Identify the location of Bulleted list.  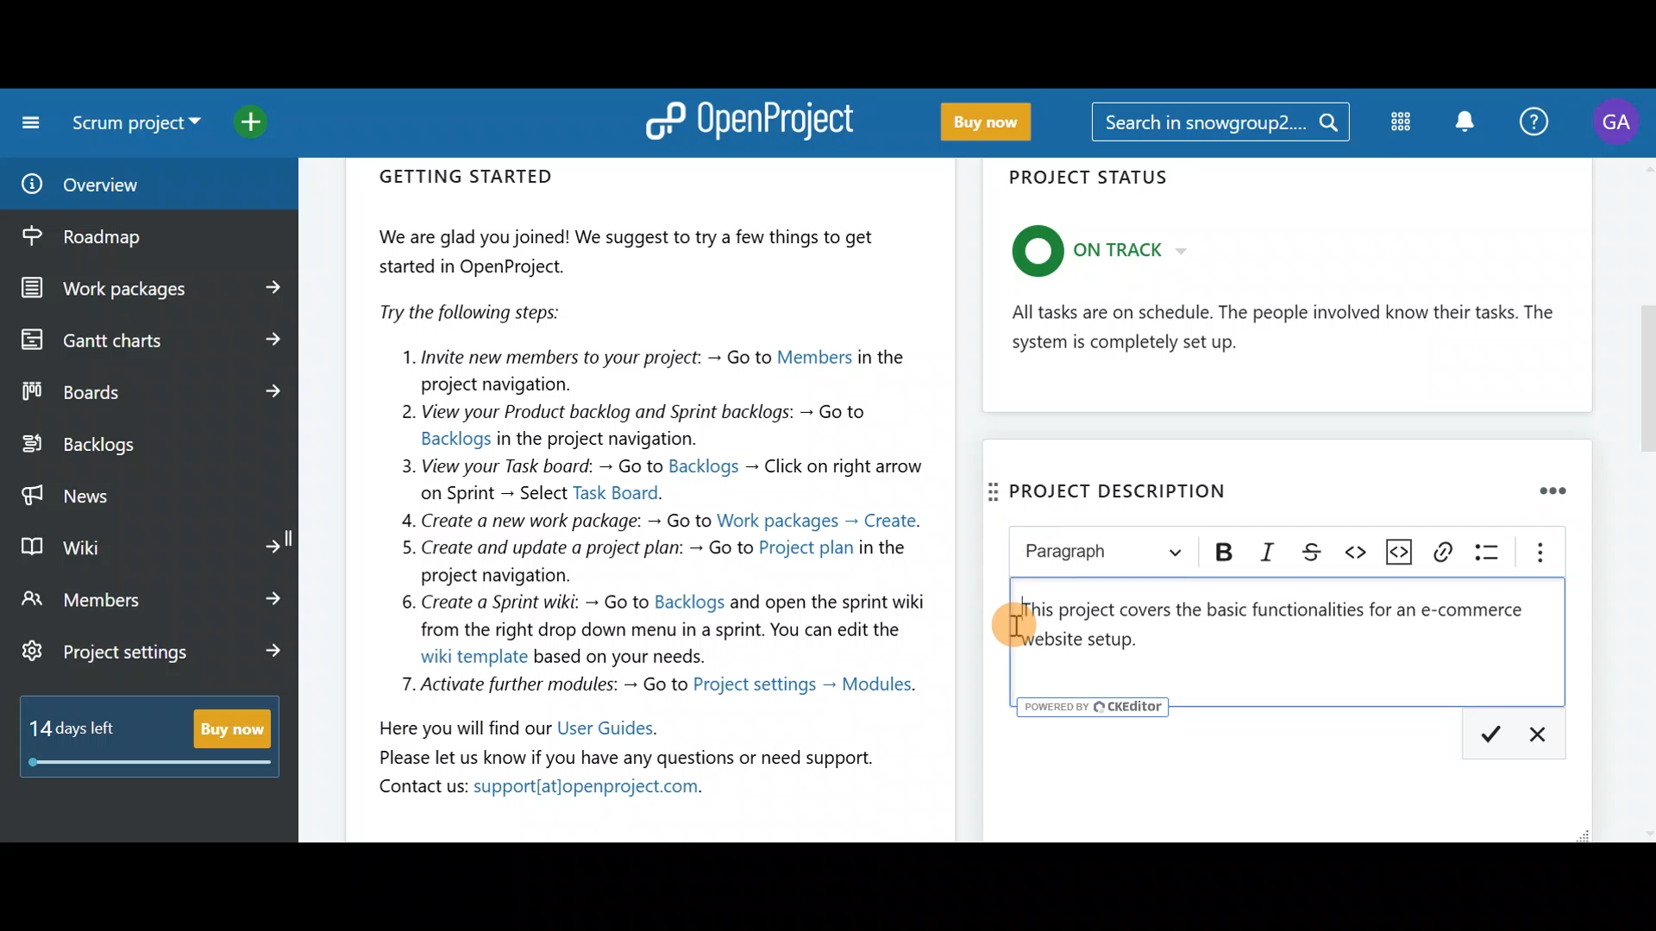
(1486, 553).